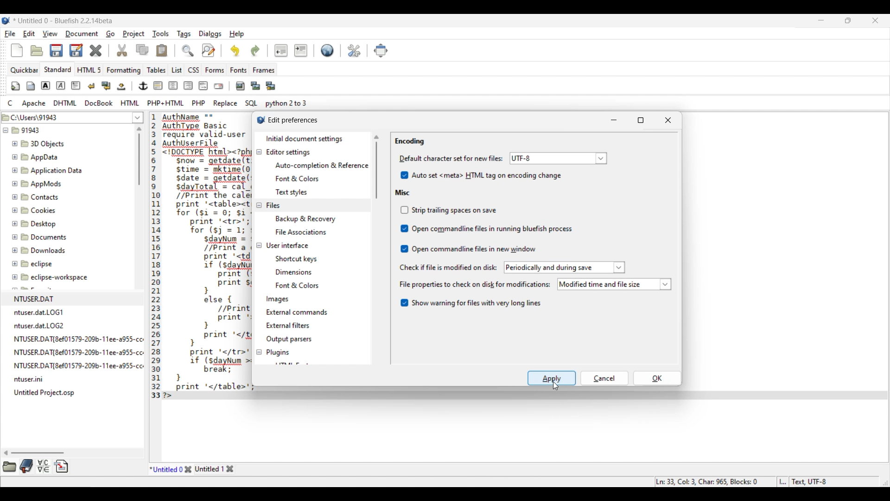  Describe the element at coordinates (322, 225) in the screenshot. I see `Files setting options` at that location.